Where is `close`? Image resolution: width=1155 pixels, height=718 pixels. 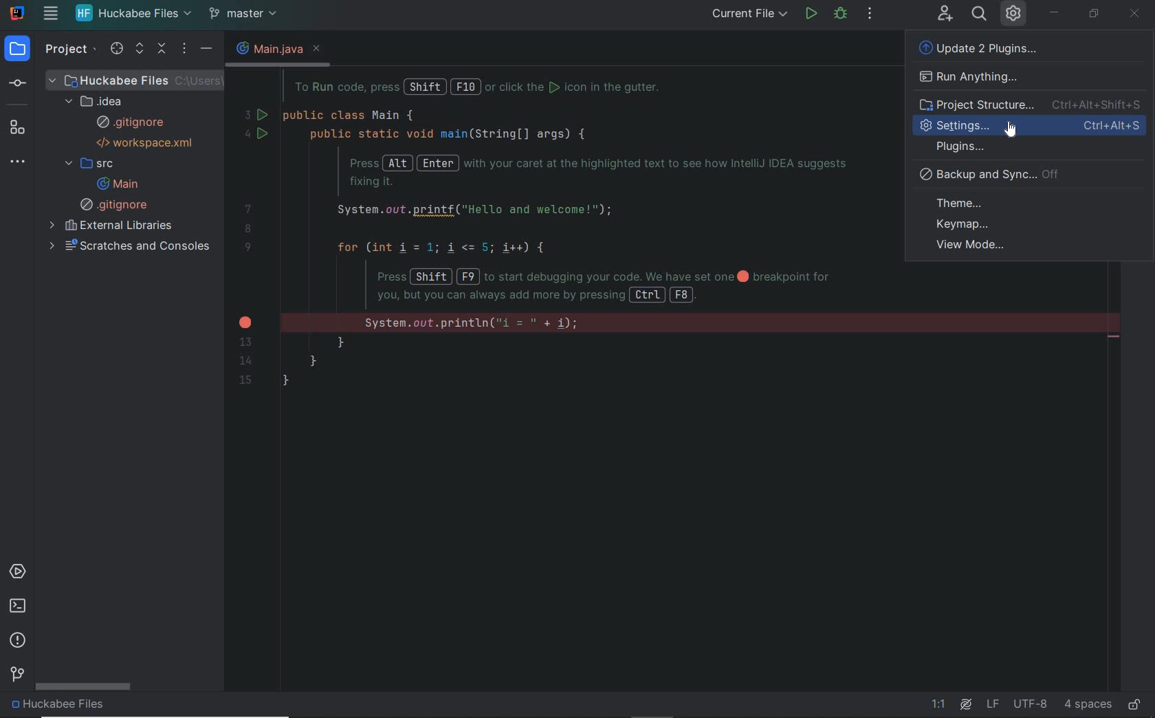 close is located at coordinates (322, 48).